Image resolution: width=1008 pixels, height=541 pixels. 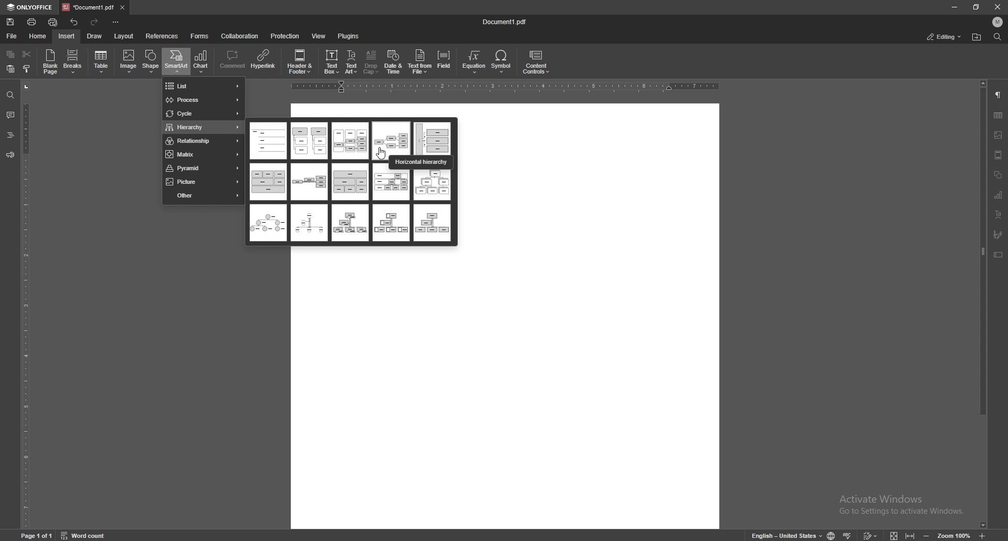 I want to click on other, so click(x=203, y=195).